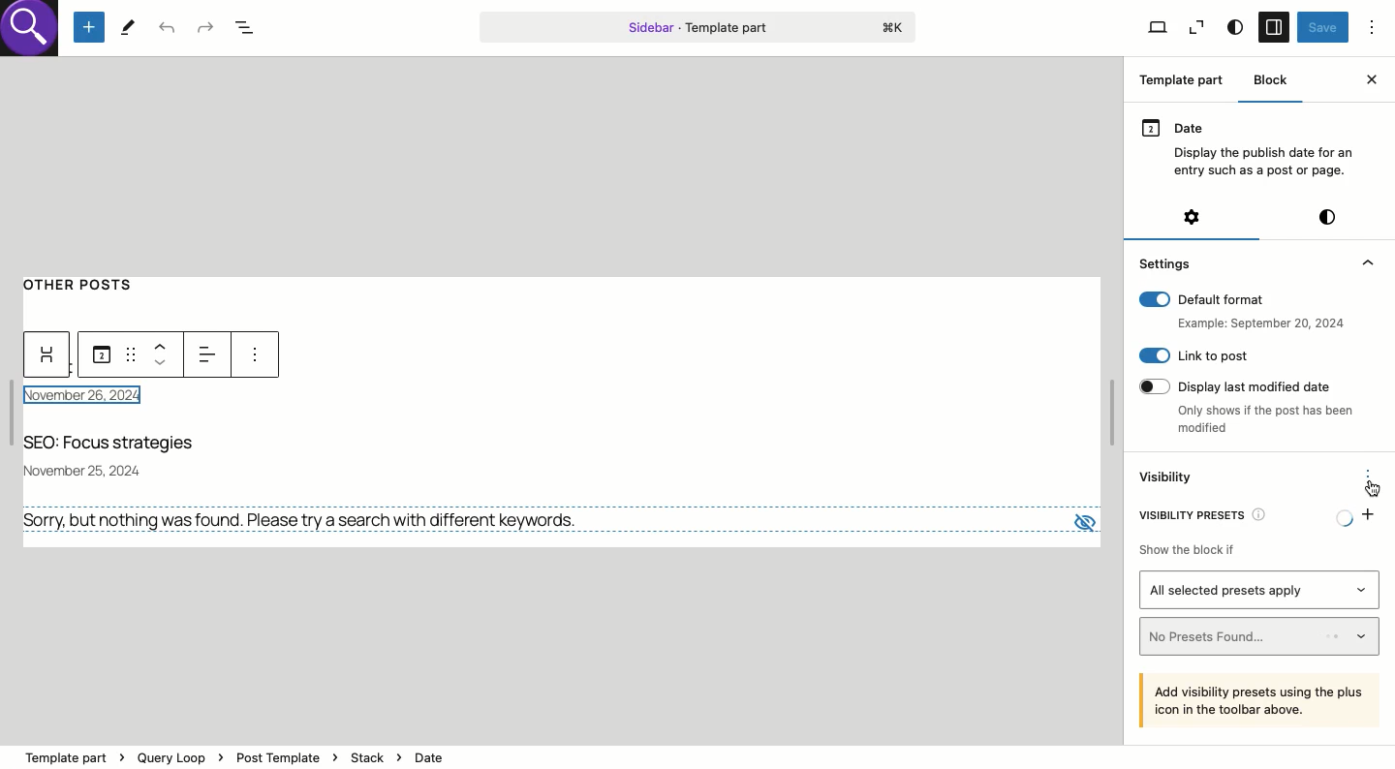 This screenshot has height=769, width=1395. I want to click on Add, so click(1369, 512).